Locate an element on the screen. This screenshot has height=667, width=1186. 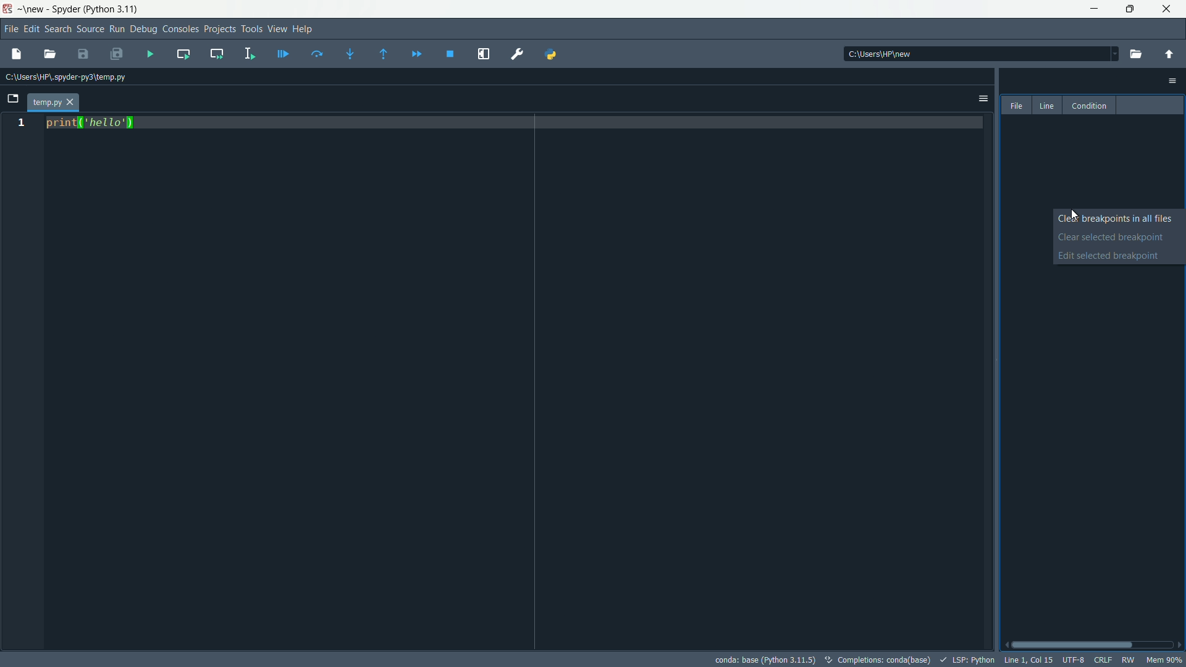
LSP:Python is located at coordinates (965, 660).